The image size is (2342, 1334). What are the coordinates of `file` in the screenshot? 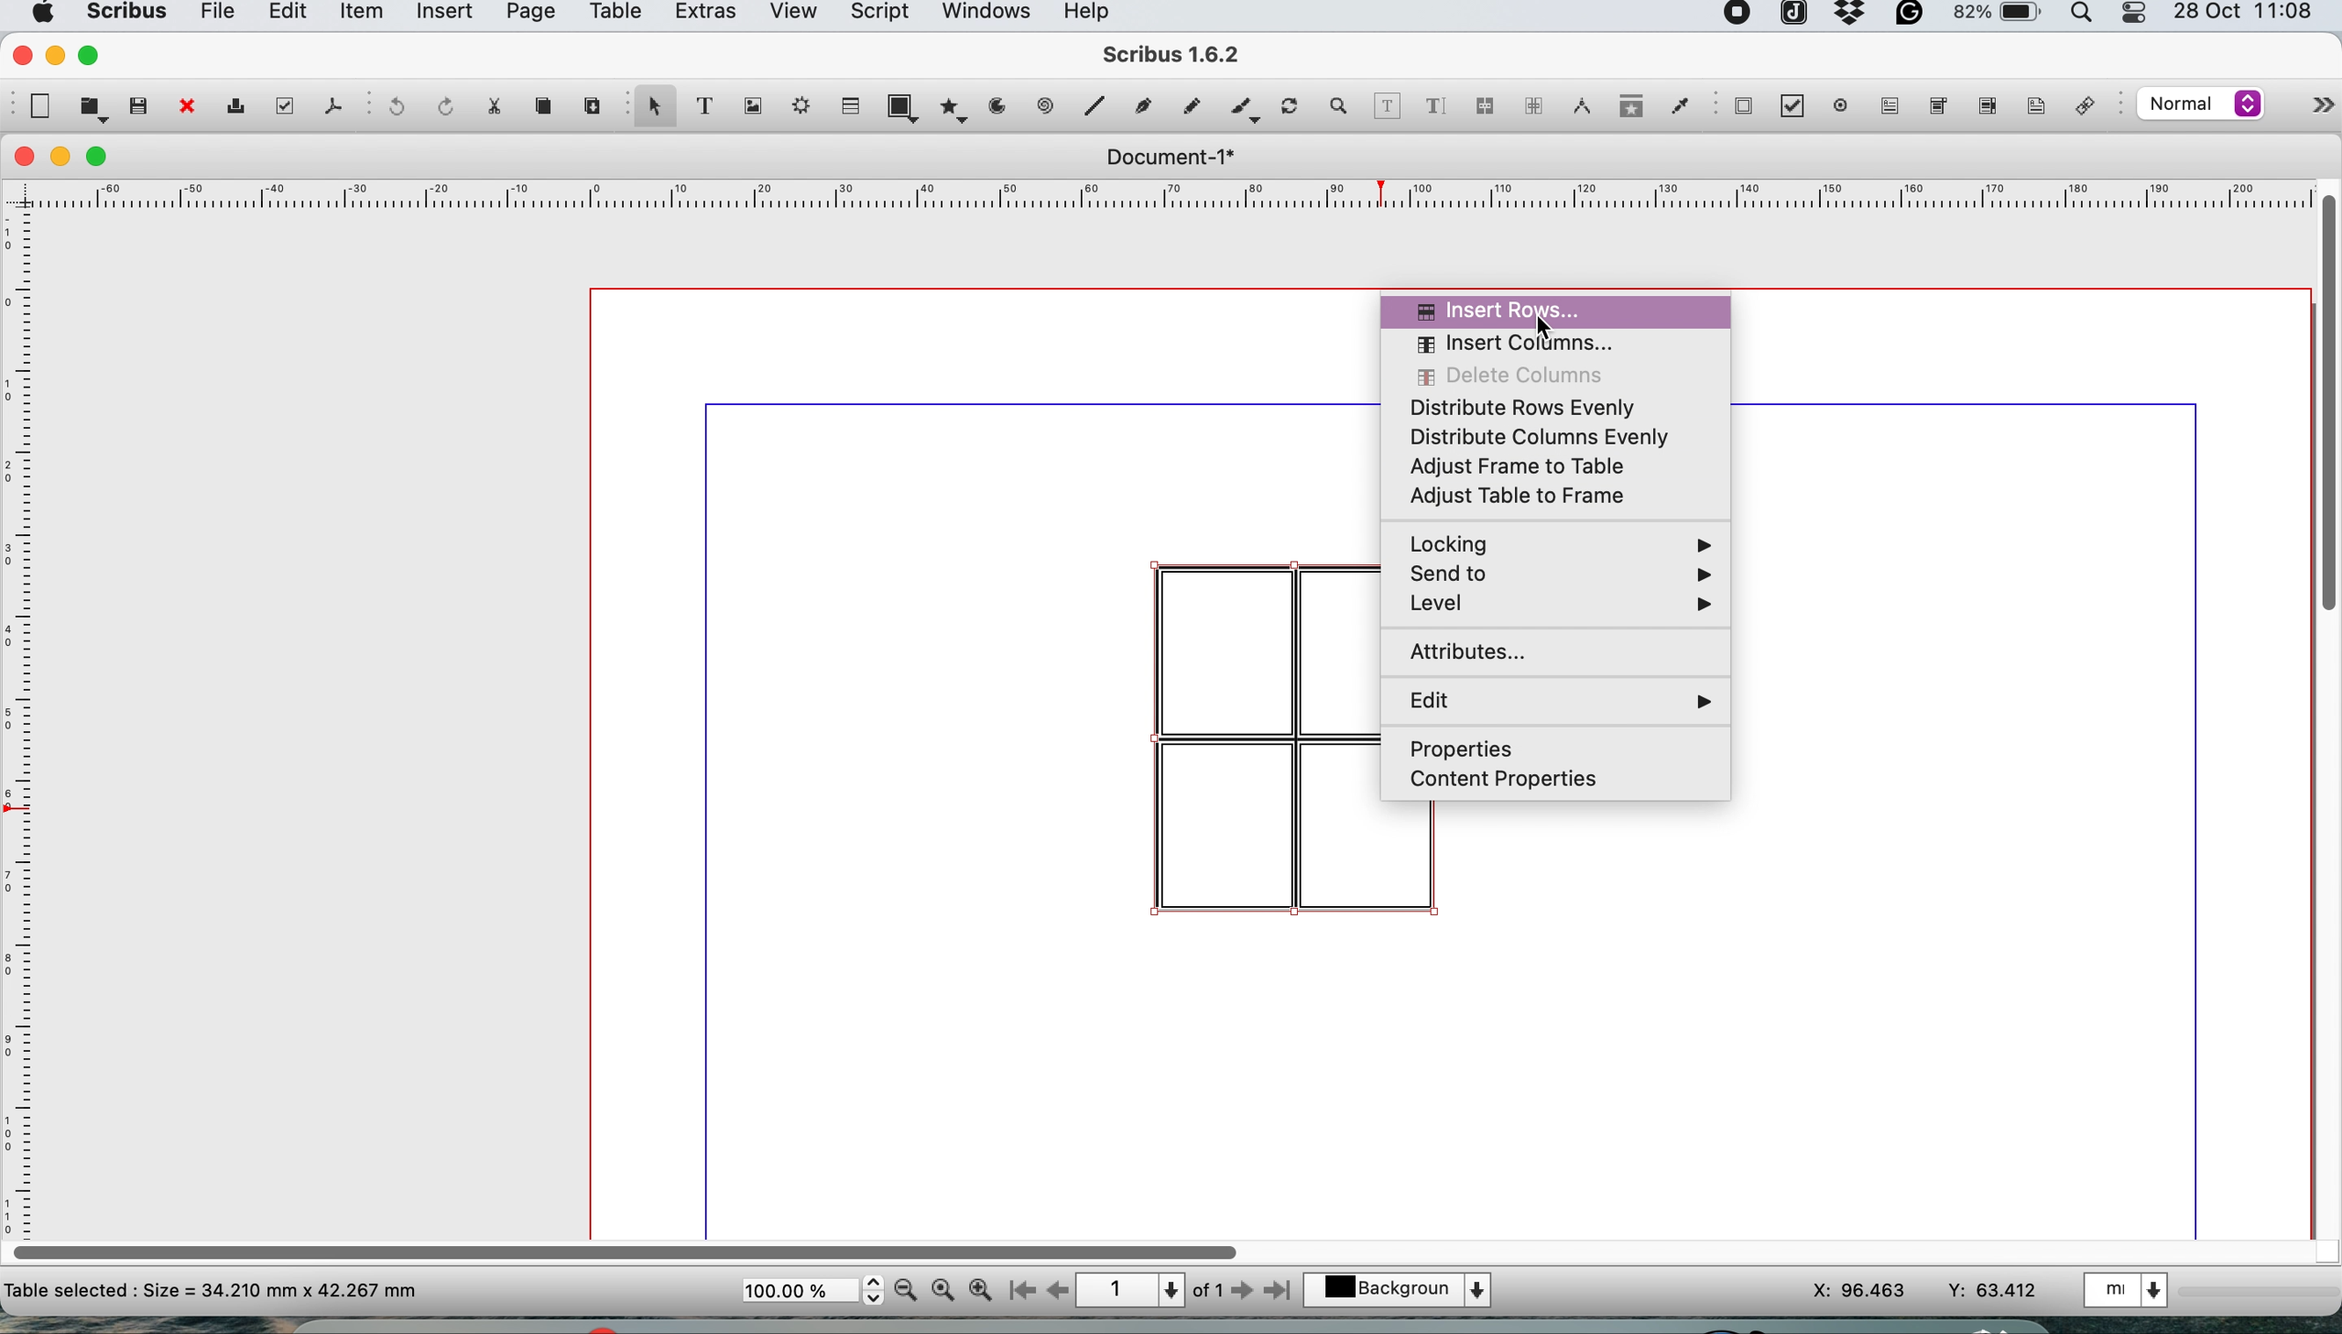 It's located at (214, 16).